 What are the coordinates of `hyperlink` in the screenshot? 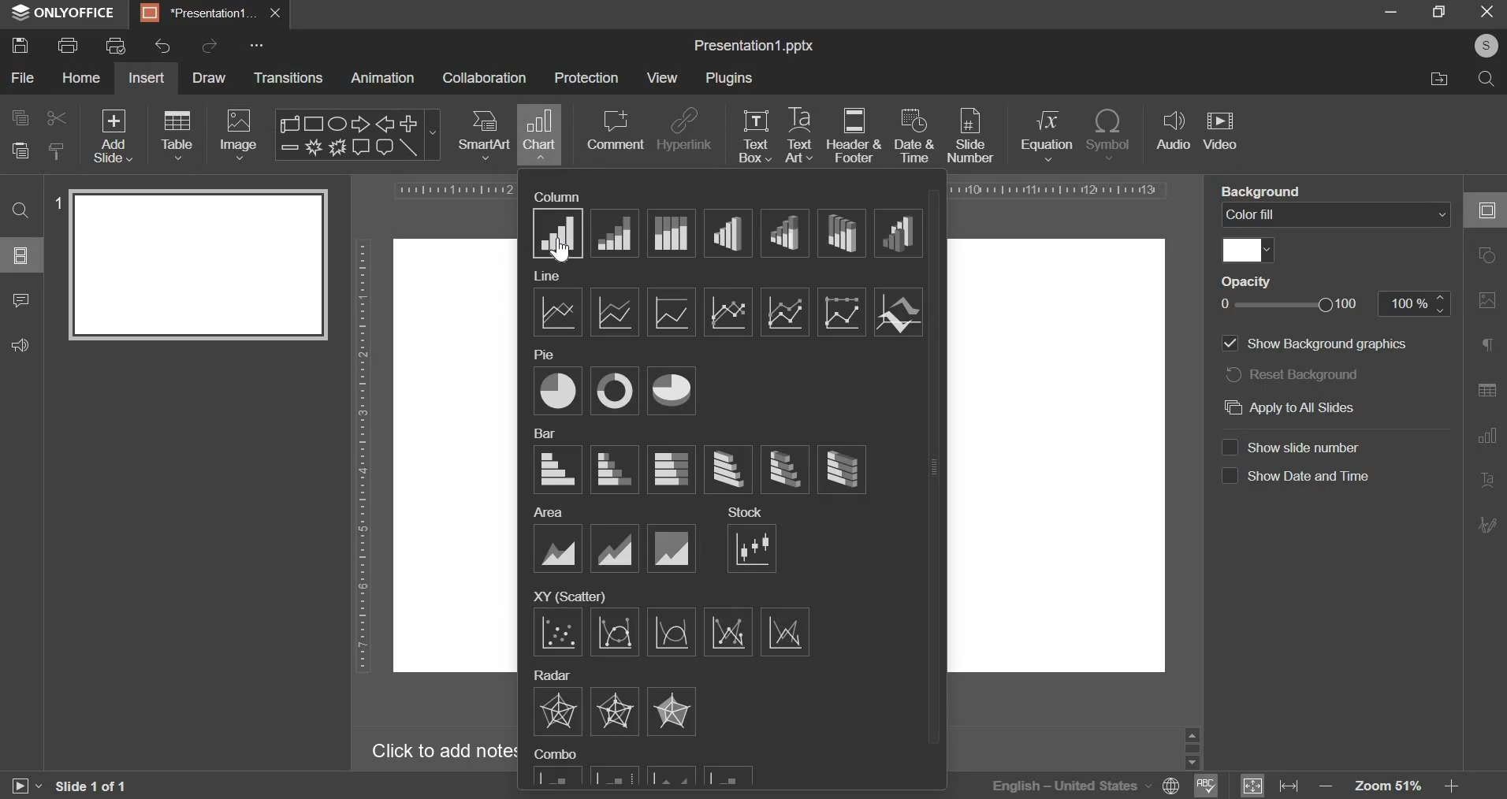 It's located at (685, 127).